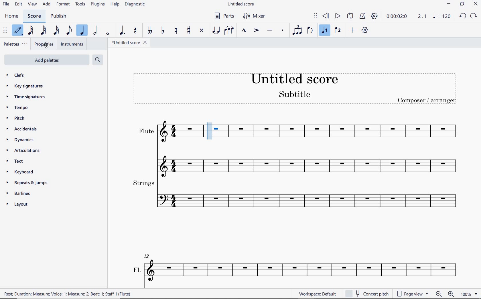 The height and width of the screenshot is (299, 481). What do you see at coordinates (18, 108) in the screenshot?
I see `tempo` at bounding box center [18, 108].